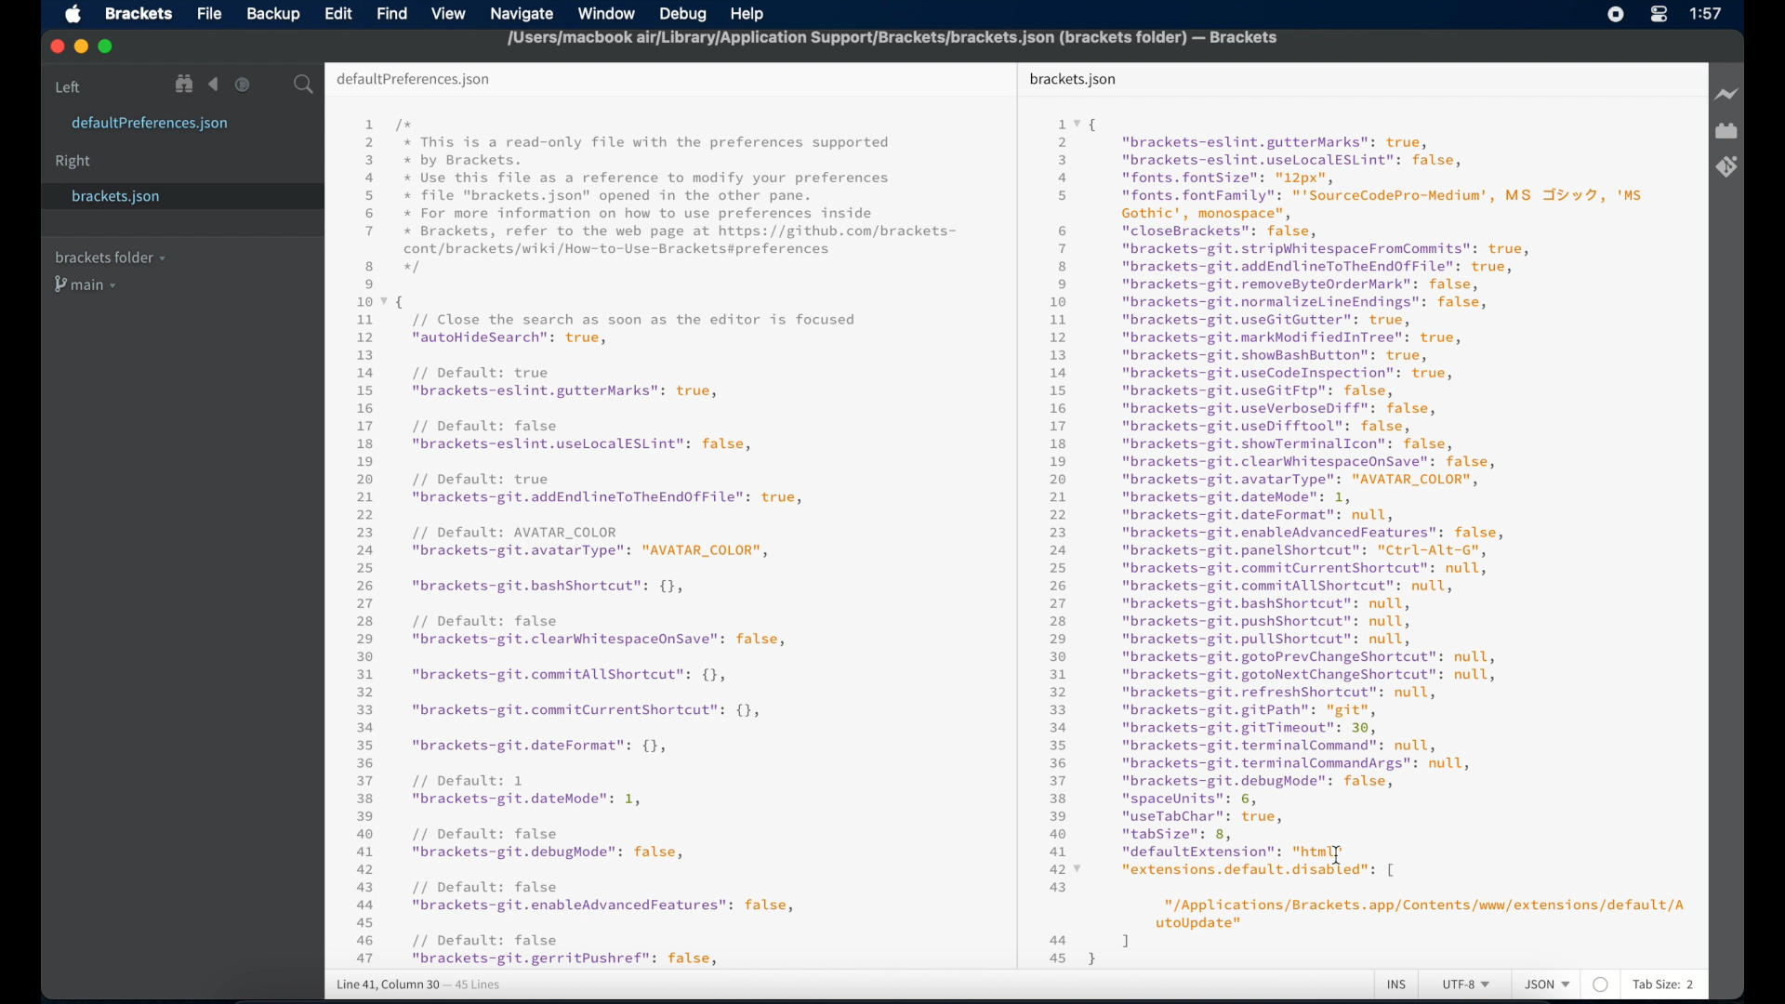 This screenshot has width=1785, height=1004. What do you see at coordinates (337, 13) in the screenshot?
I see `edit` at bounding box center [337, 13].